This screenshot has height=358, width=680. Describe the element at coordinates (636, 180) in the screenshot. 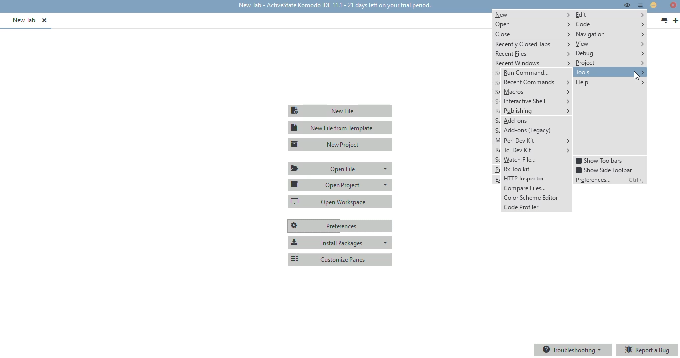

I see `shortcut for preferences` at that location.